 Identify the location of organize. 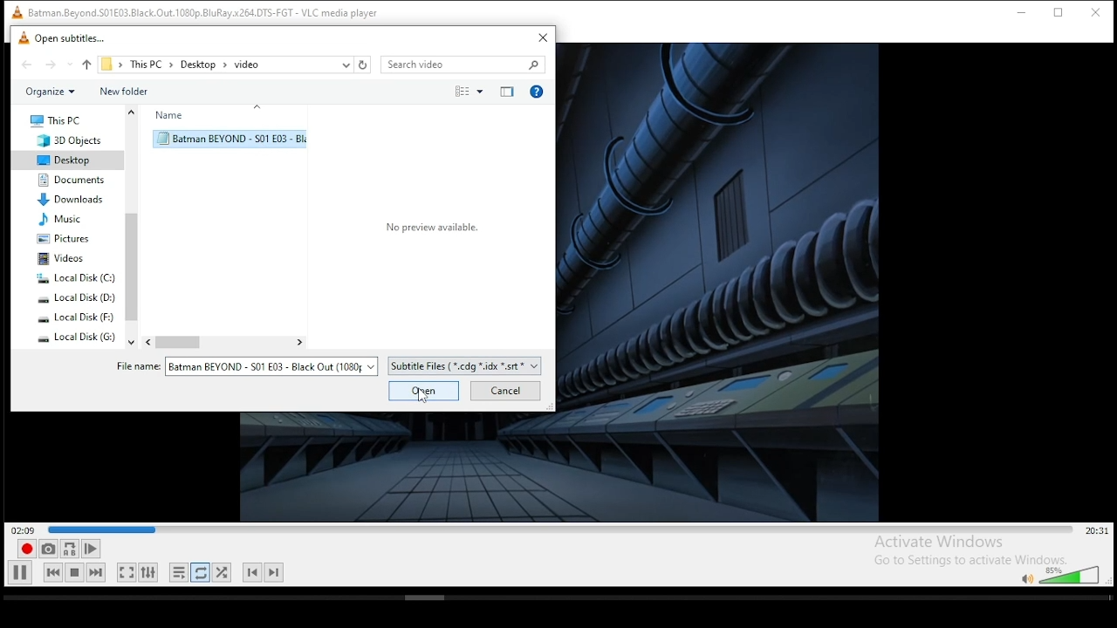
(49, 91).